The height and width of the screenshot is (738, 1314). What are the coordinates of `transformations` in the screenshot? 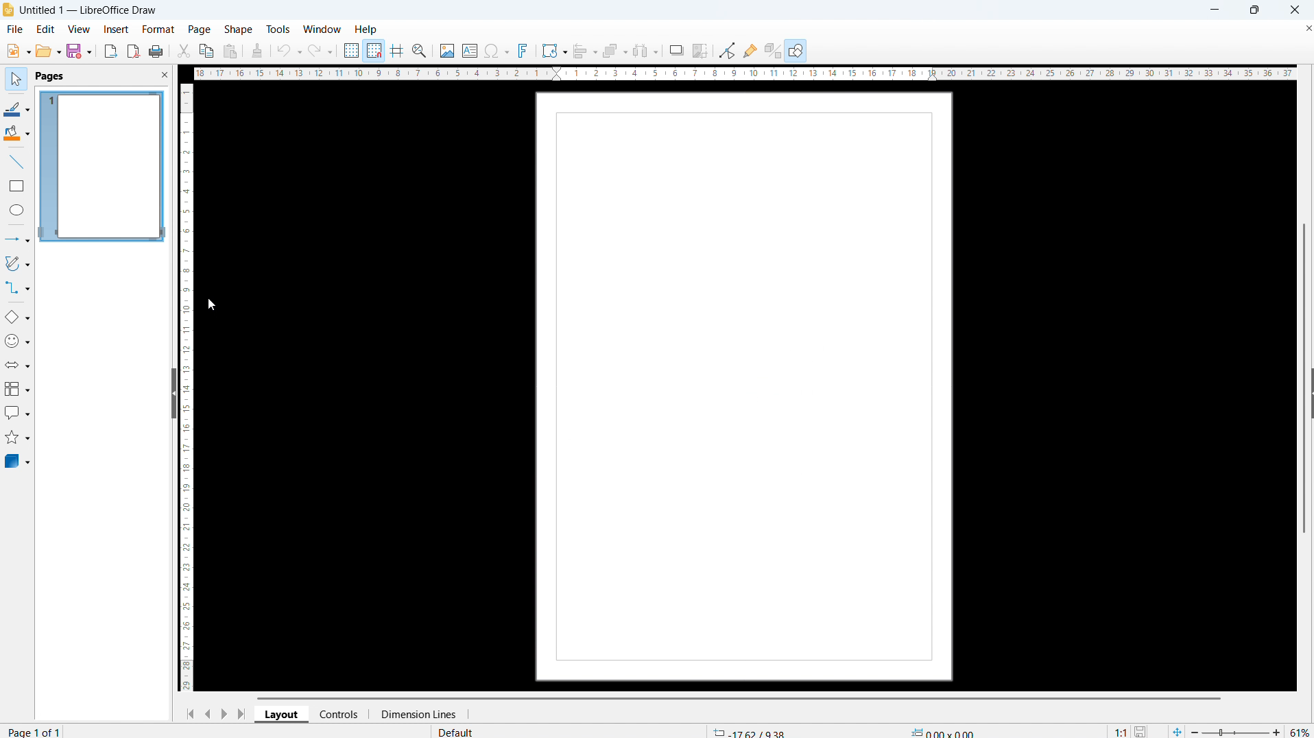 It's located at (554, 50).